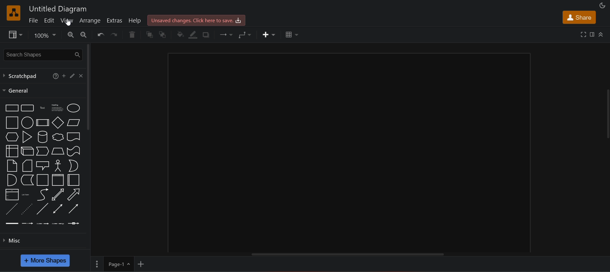  I want to click on trapezoid, so click(58, 151).